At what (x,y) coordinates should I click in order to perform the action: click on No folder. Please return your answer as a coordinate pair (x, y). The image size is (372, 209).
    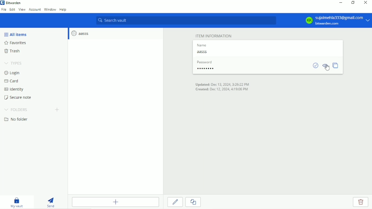
    Looking at the image, I should click on (15, 120).